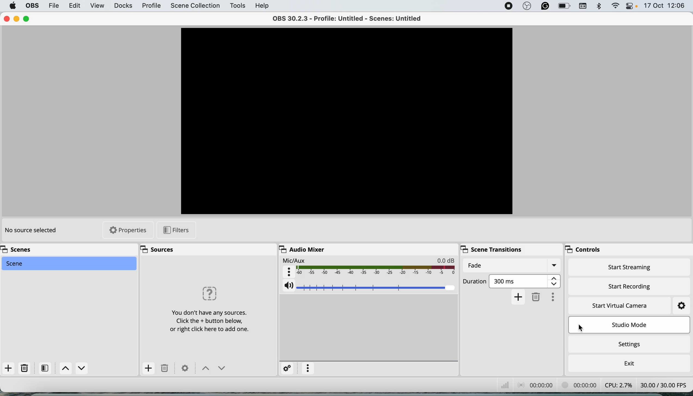 This screenshot has height=396, width=693. What do you see at coordinates (46, 368) in the screenshot?
I see `filters` at bounding box center [46, 368].